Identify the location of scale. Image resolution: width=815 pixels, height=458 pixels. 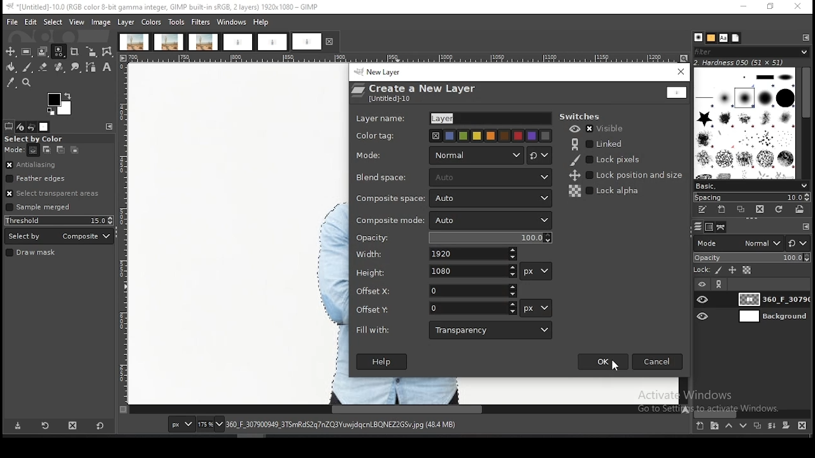
(406, 59).